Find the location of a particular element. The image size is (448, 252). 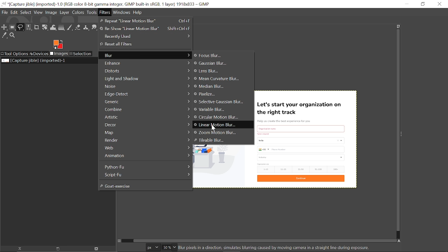

Clone tool is located at coordinates (86, 28).